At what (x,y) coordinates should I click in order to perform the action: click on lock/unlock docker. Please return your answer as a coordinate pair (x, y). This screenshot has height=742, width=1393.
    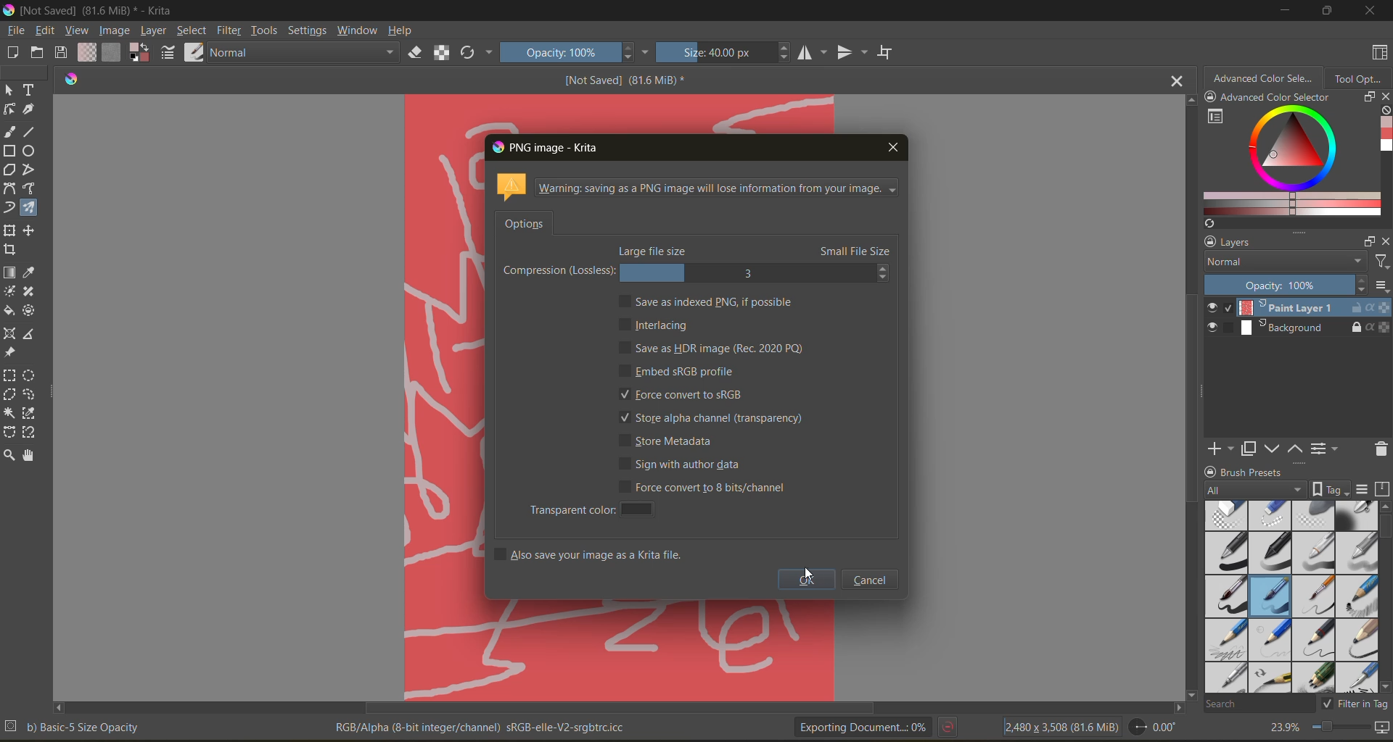
    Looking at the image, I should click on (1212, 470).